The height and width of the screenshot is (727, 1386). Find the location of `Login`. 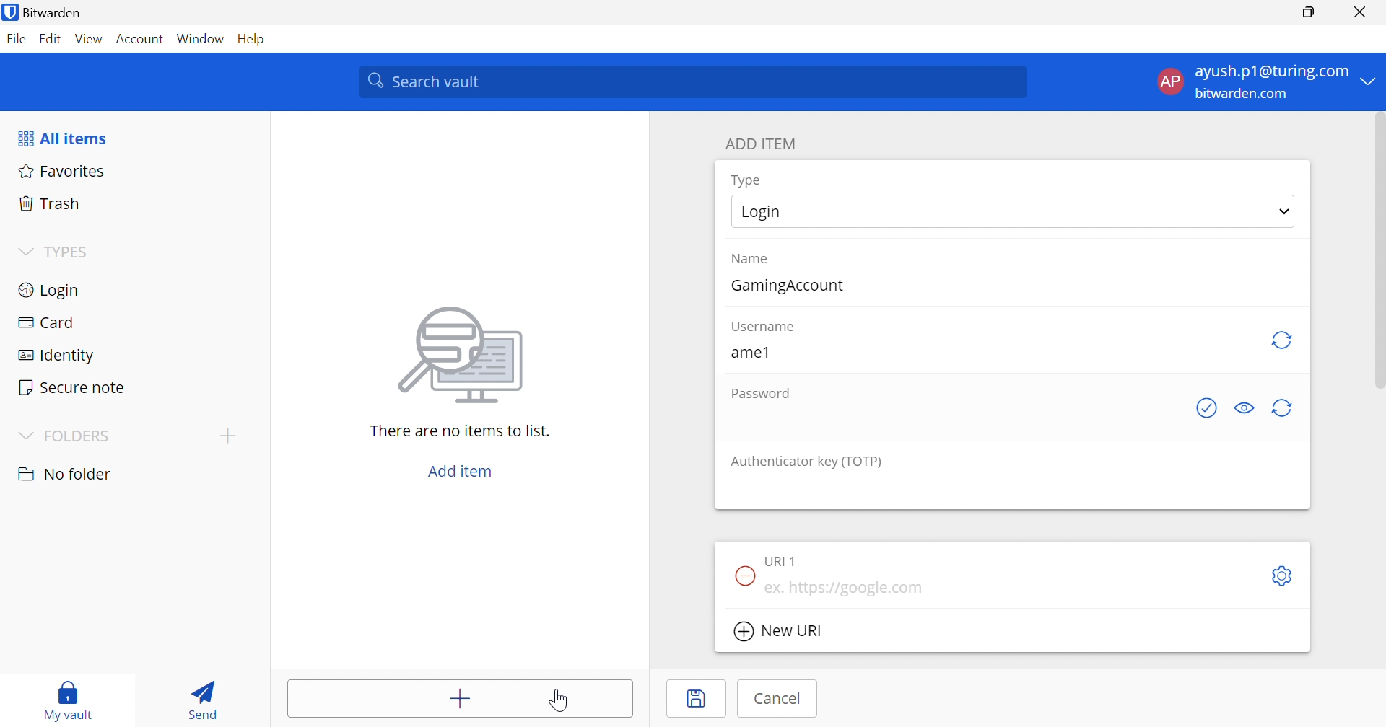

Login is located at coordinates (51, 291).